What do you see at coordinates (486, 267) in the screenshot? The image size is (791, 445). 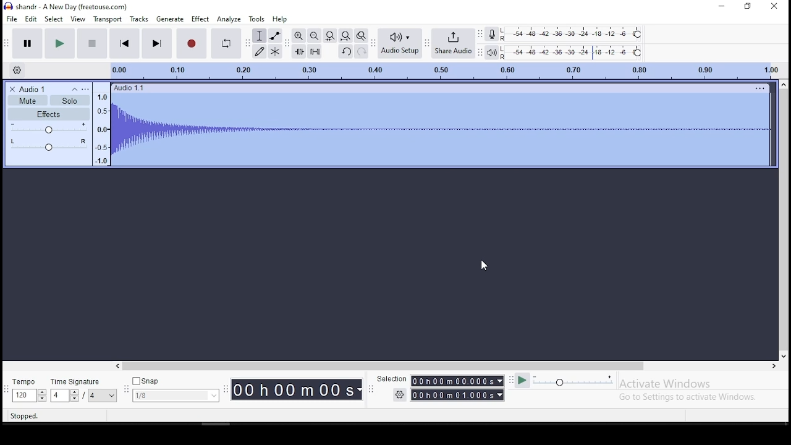 I see `mouse pointer` at bounding box center [486, 267].